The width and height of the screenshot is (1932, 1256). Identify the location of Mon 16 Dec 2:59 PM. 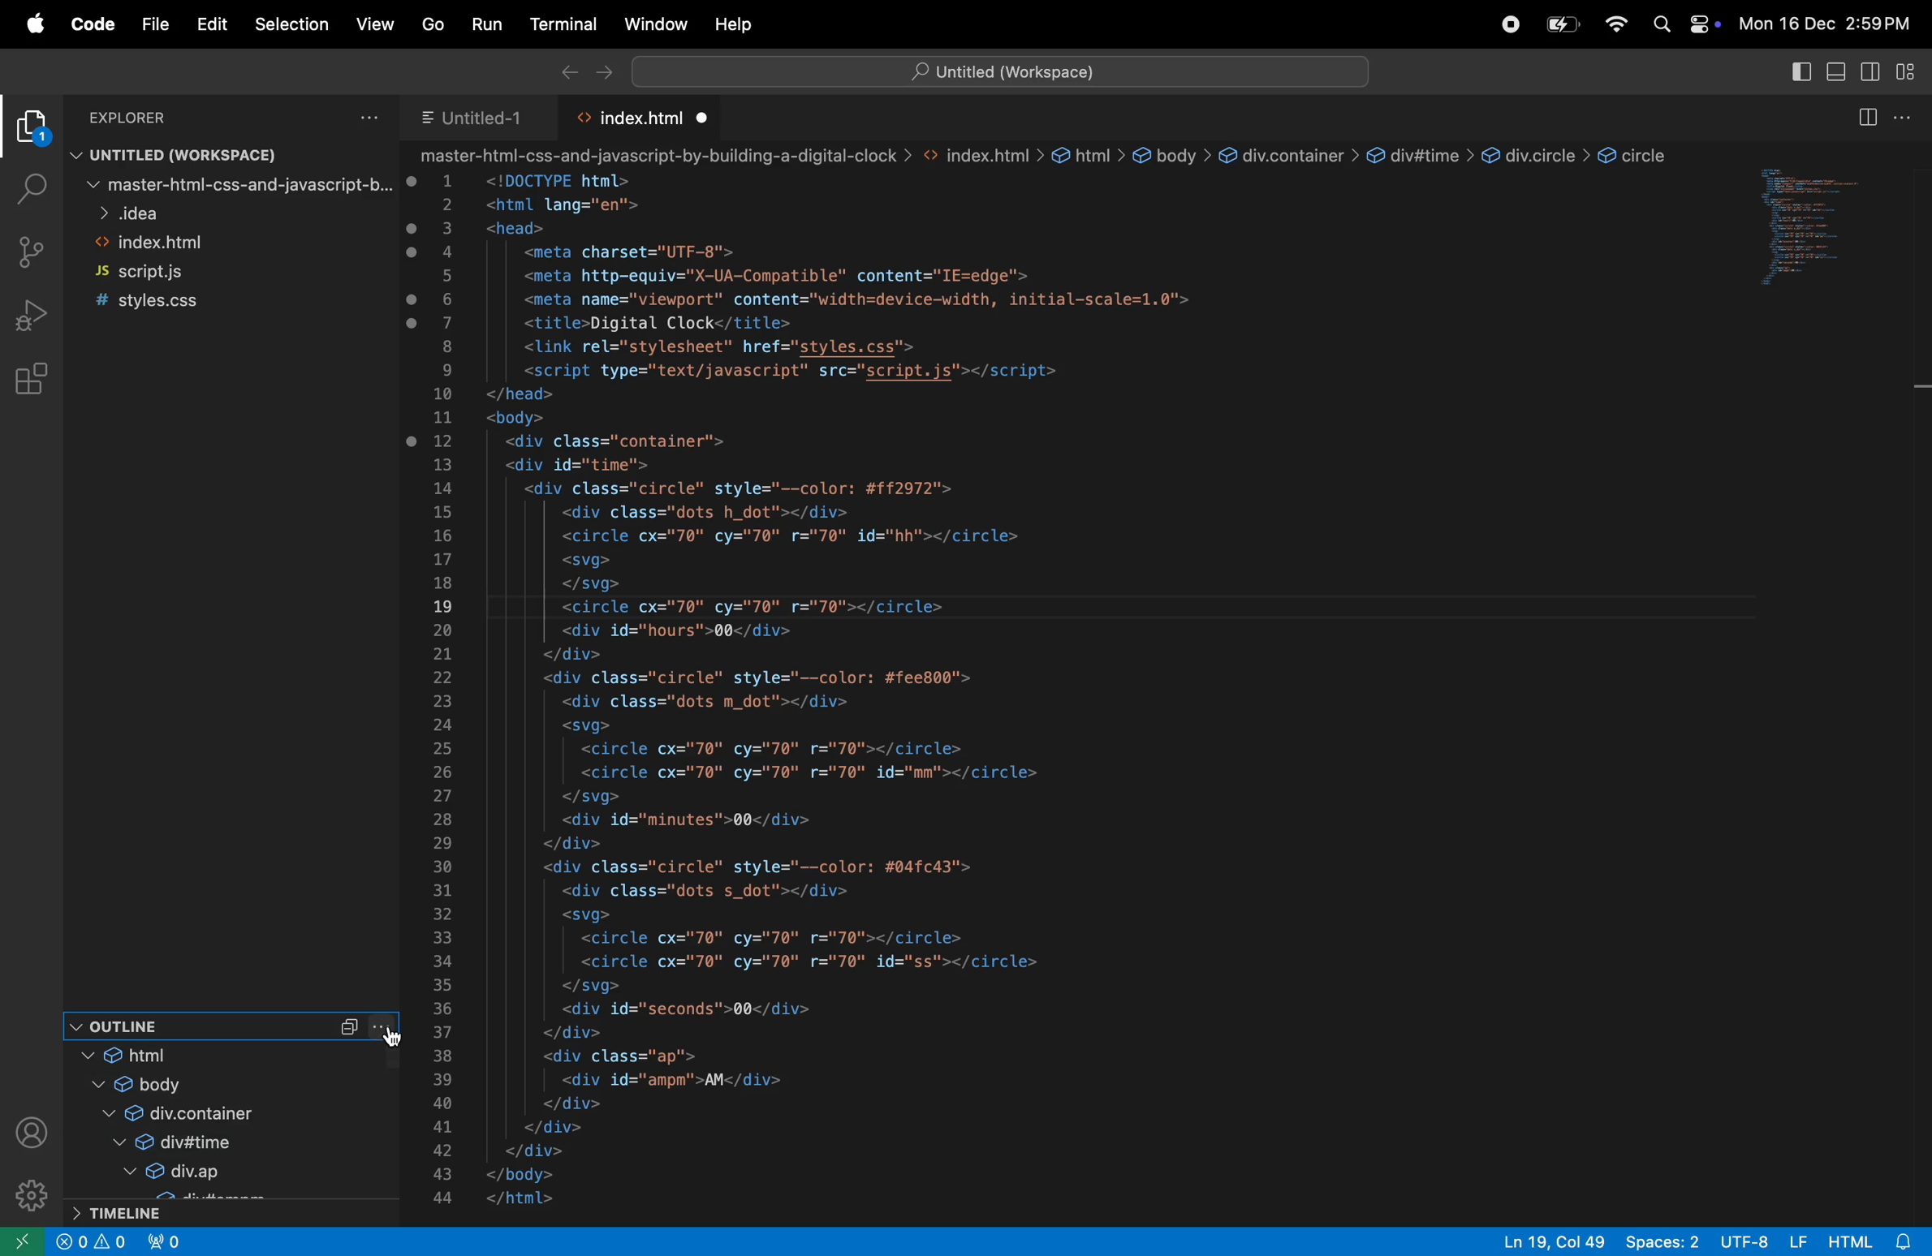
(1827, 26).